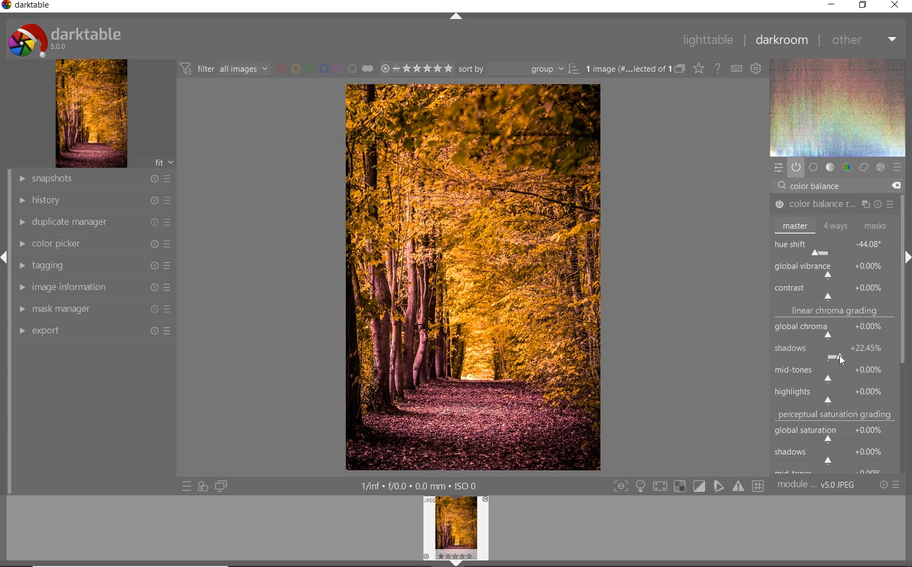 The height and width of the screenshot is (567, 912). What do you see at coordinates (834, 313) in the screenshot?
I see `linear chroma grading` at bounding box center [834, 313].